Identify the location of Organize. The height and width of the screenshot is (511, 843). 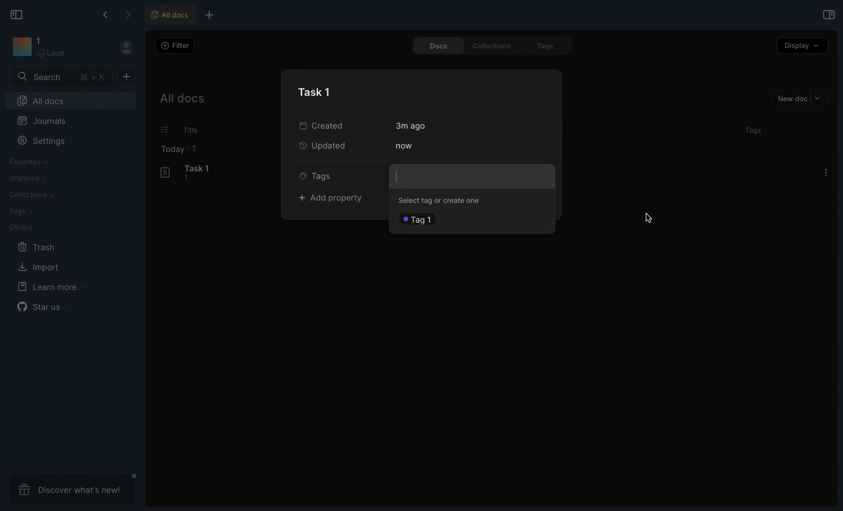
(29, 179).